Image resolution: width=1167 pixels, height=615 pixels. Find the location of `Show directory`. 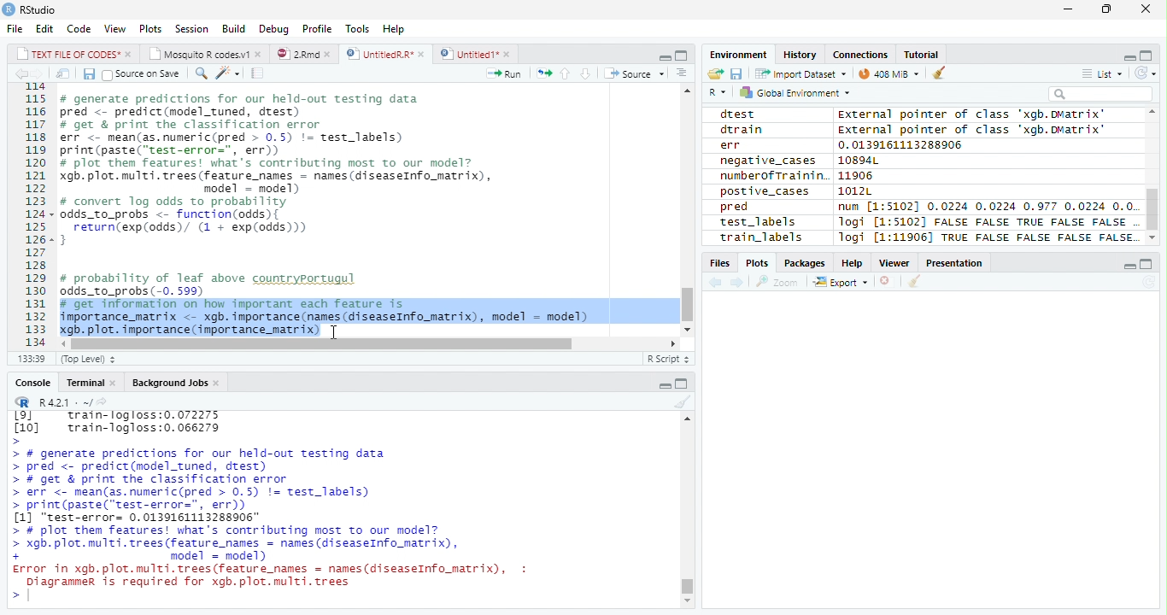

Show directory is located at coordinates (102, 401).